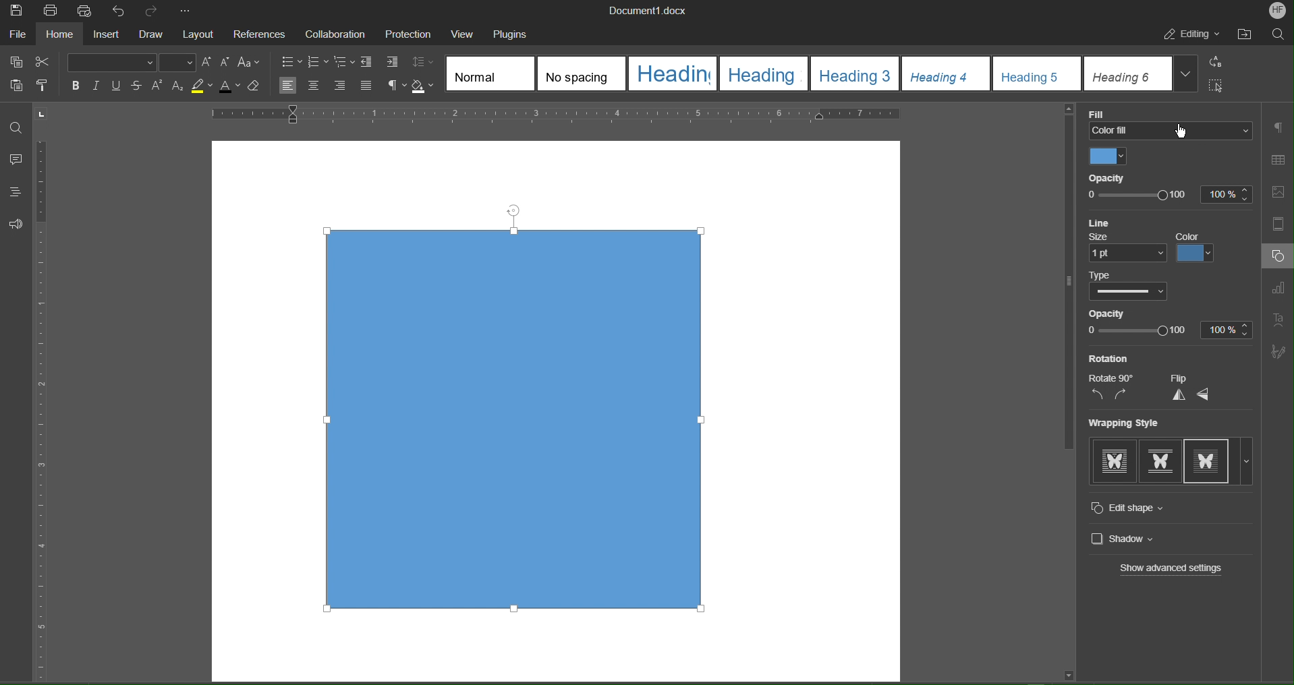 Image resolution: width=1294 pixels, height=685 pixels. What do you see at coordinates (1191, 36) in the screenshot?
I see `Editing` at bounding box center [1191, 36].